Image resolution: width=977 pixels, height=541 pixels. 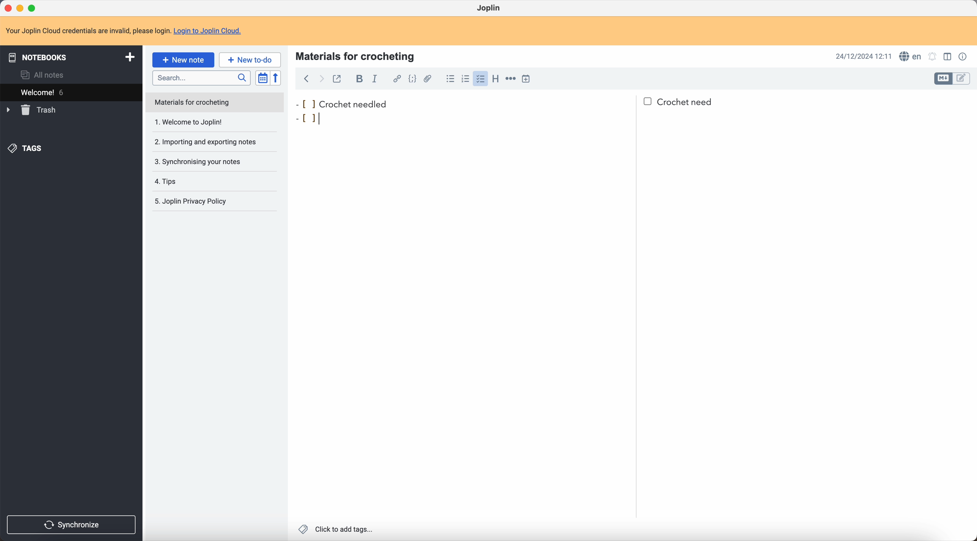 What do you see at coordinates (200, 181) in the screenshot?
I see `tips` at bounding box center [200, 181].